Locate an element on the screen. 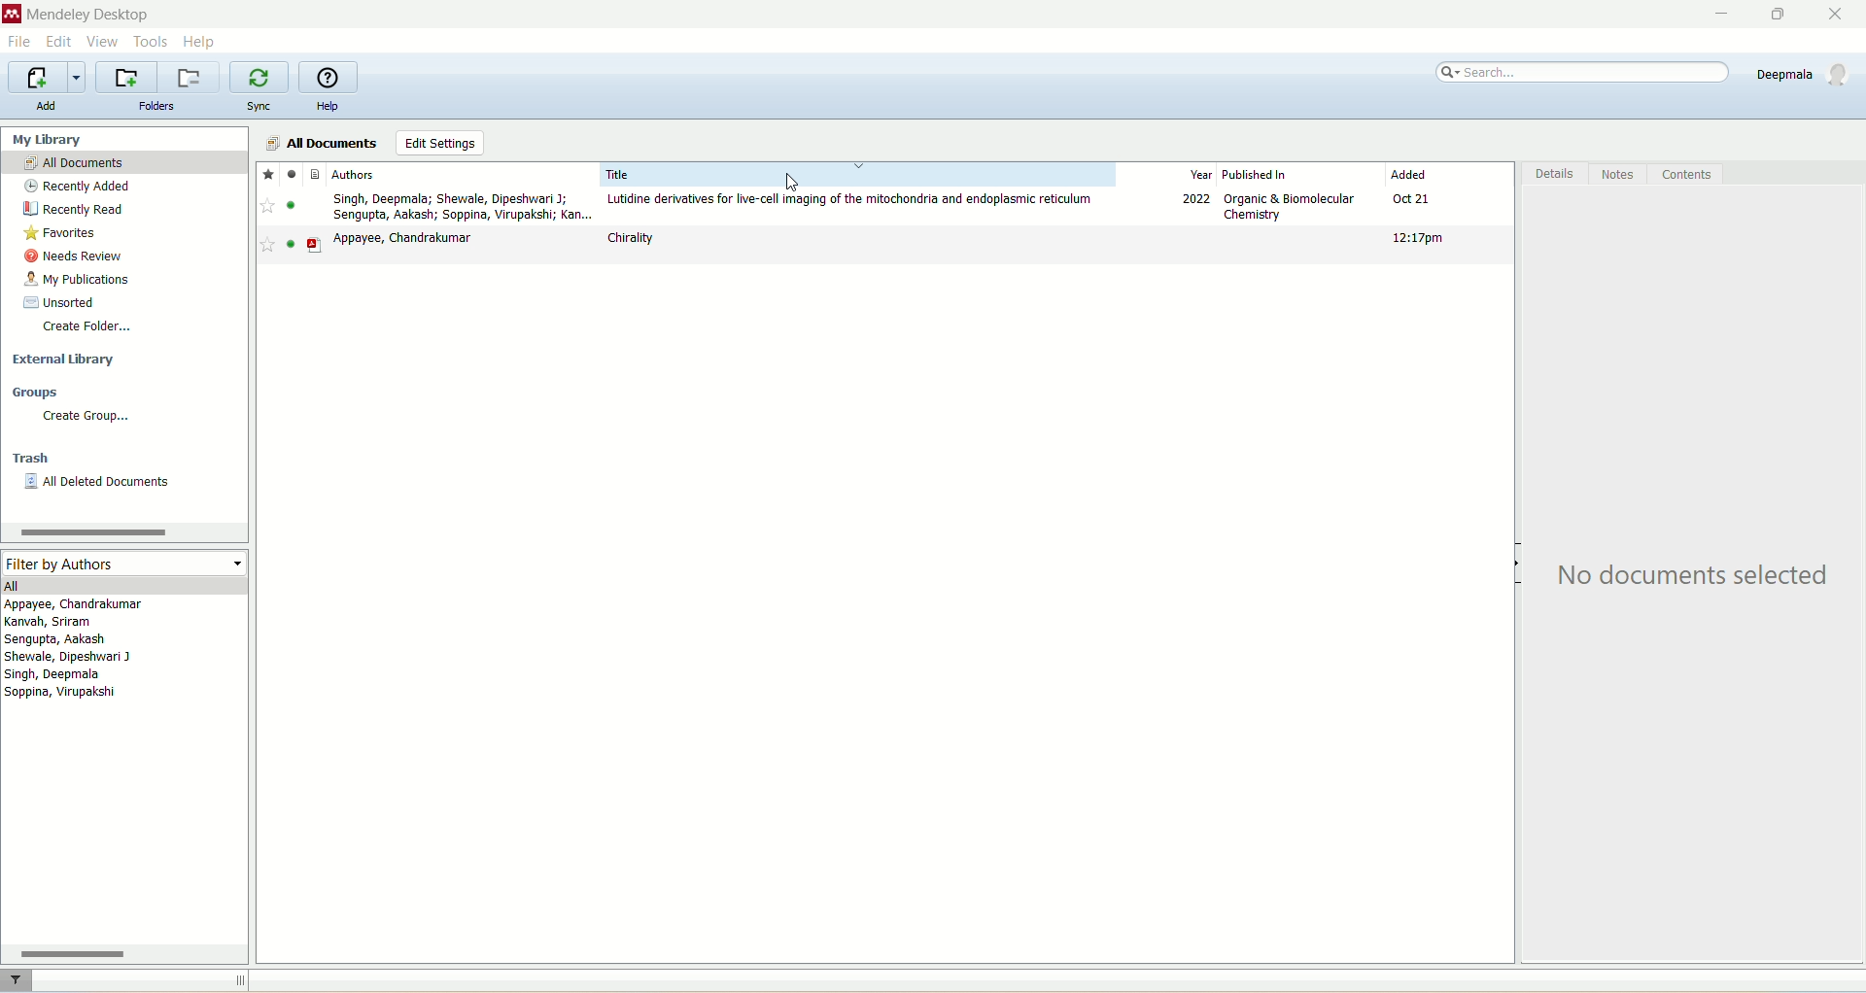 The image size is (1866, 993). view is located at coordinates (103, 41).